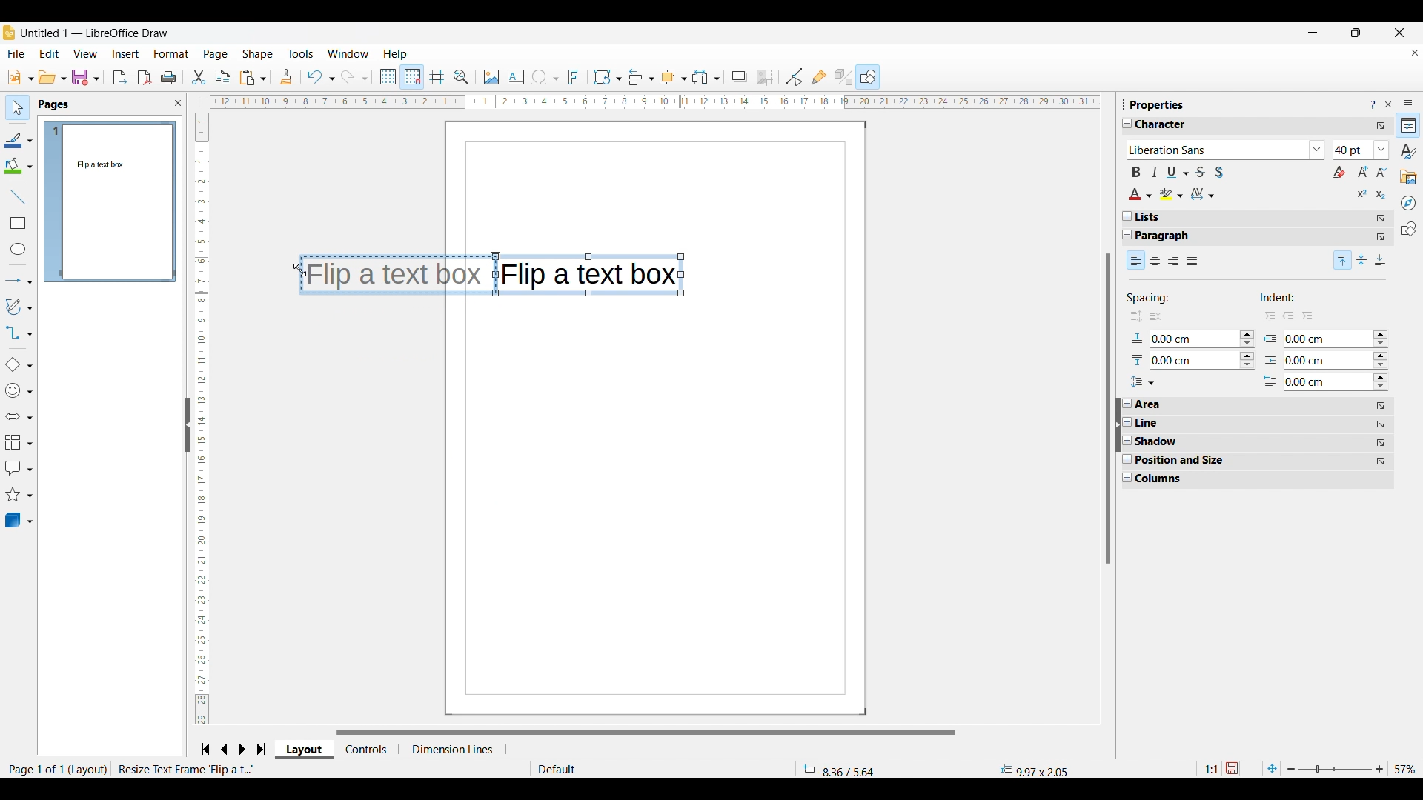  Describe the element at coordinates (1353, 151) in the screenshot. I see `Type in character sizes` at that location.